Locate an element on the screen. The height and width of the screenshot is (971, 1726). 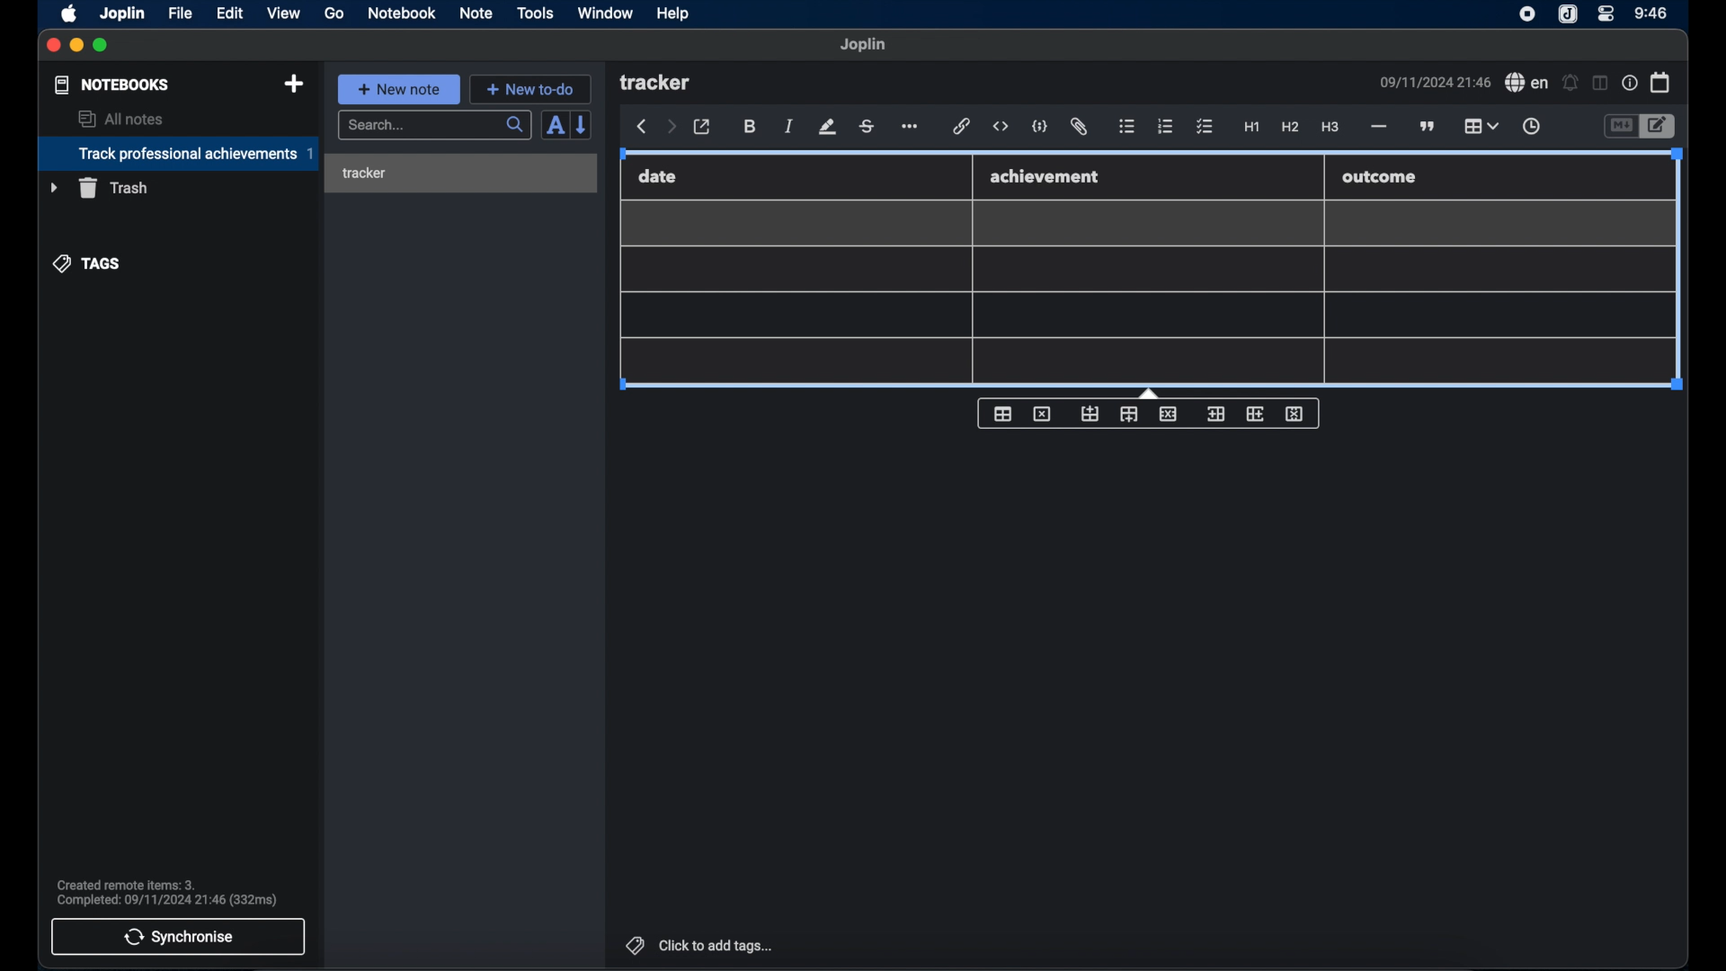
hyperlink is located at coordinates (962, 127).